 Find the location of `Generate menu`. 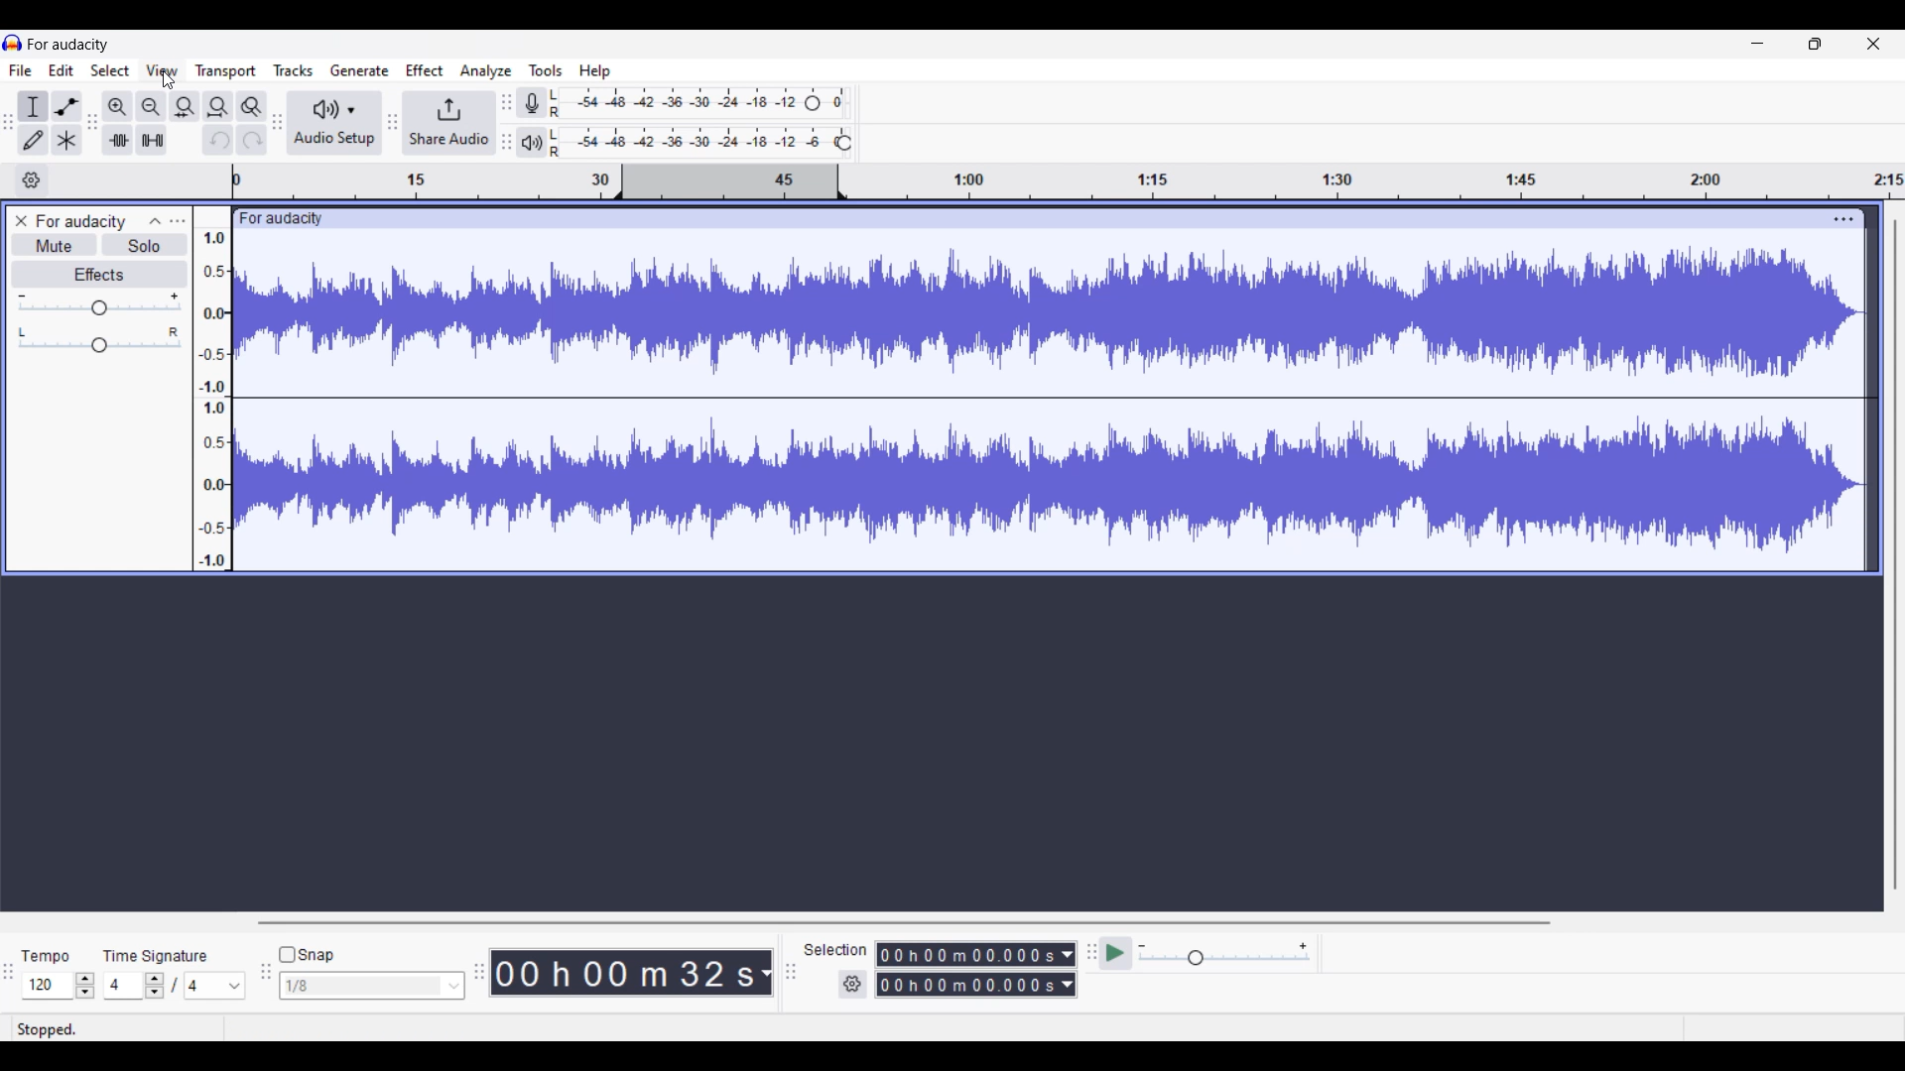

Generate menu is located at coordinates (360, 70).